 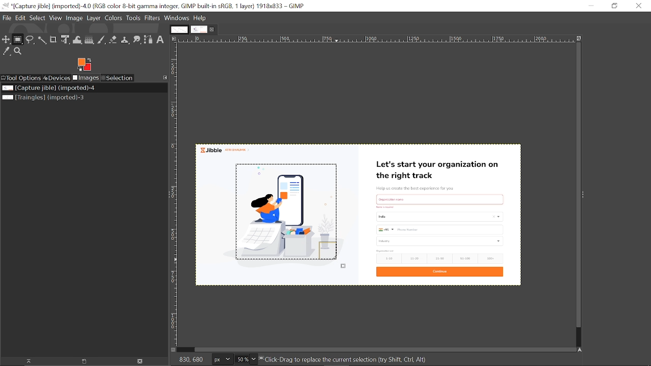 What do you see at coordinates (77, 39) in the screenshot?
I see `wrap text` at bounding box center [77, 39].